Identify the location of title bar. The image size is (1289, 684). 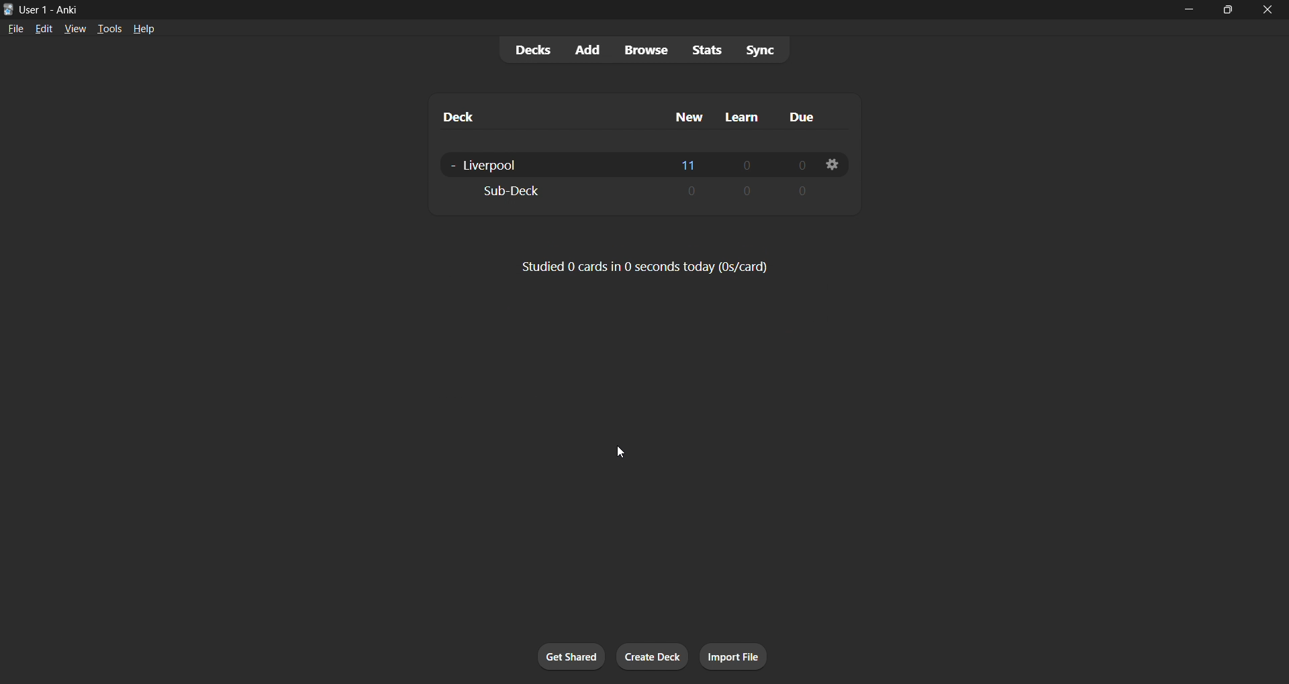
(555, 11).